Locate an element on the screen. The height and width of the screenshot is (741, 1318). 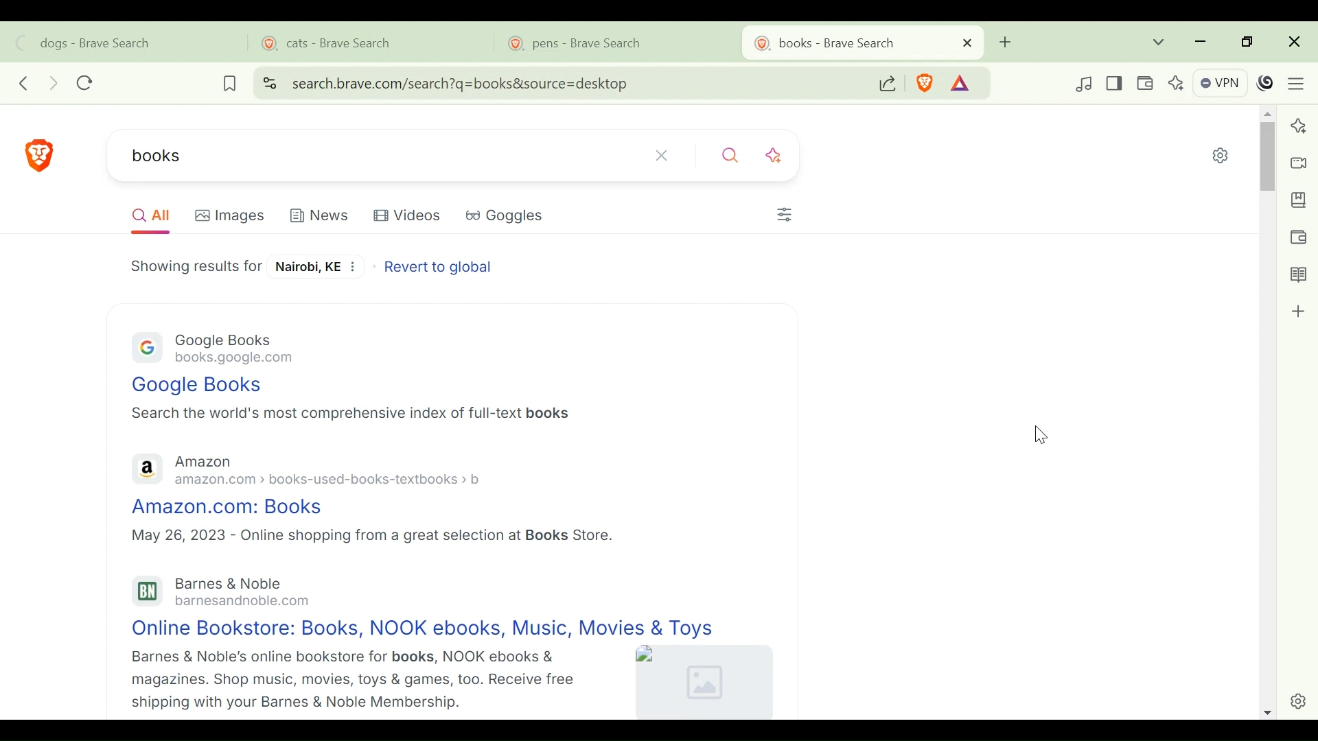
Bookmark is located at coordinates (1299, 197).